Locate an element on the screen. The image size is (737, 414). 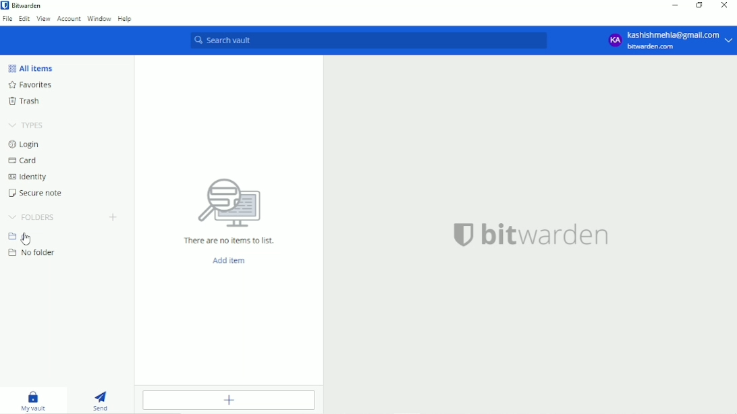
Close is located at coordinates (725, 5).